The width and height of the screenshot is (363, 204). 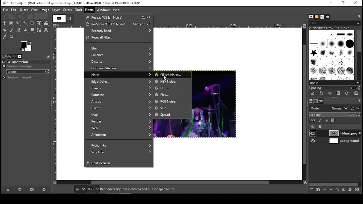 I want to click on slur, so click(x=172, y=108).